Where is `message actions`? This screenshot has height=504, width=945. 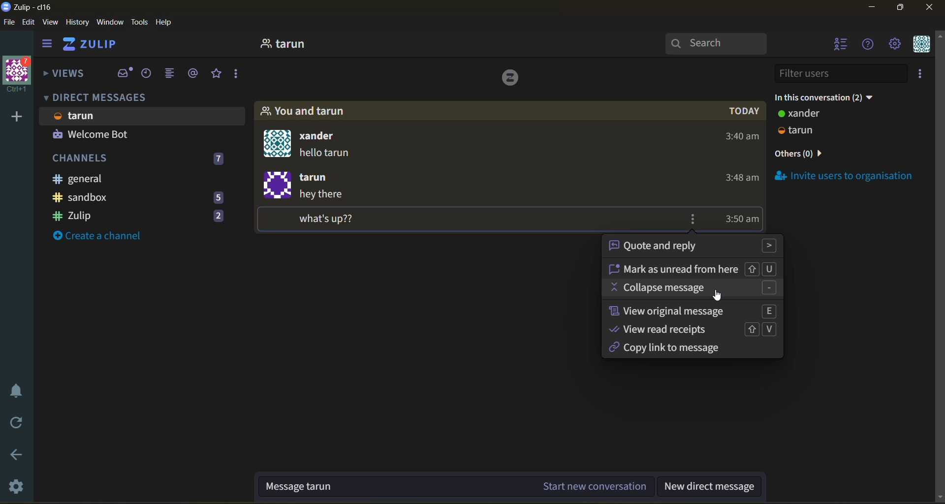
message actions is located at coordinates (695, 219).